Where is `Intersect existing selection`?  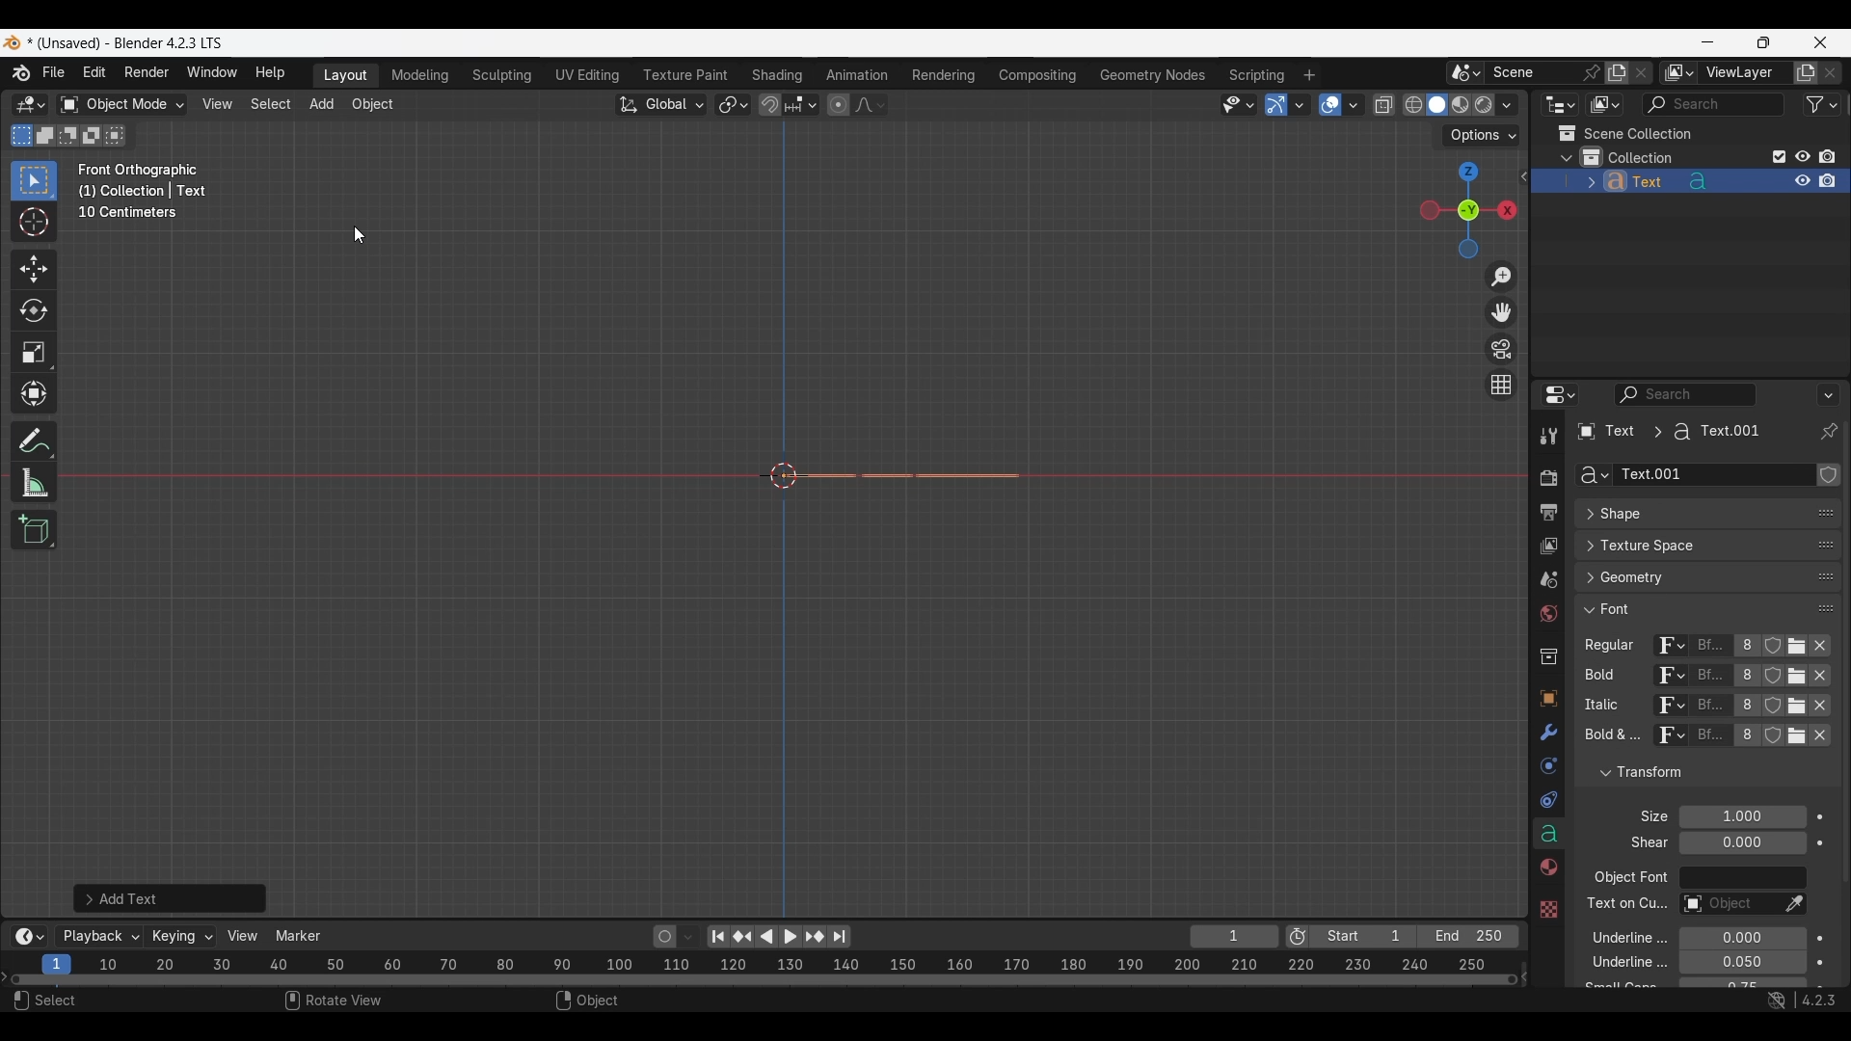
Intersect existing selection is located at coordinates (114, 136).